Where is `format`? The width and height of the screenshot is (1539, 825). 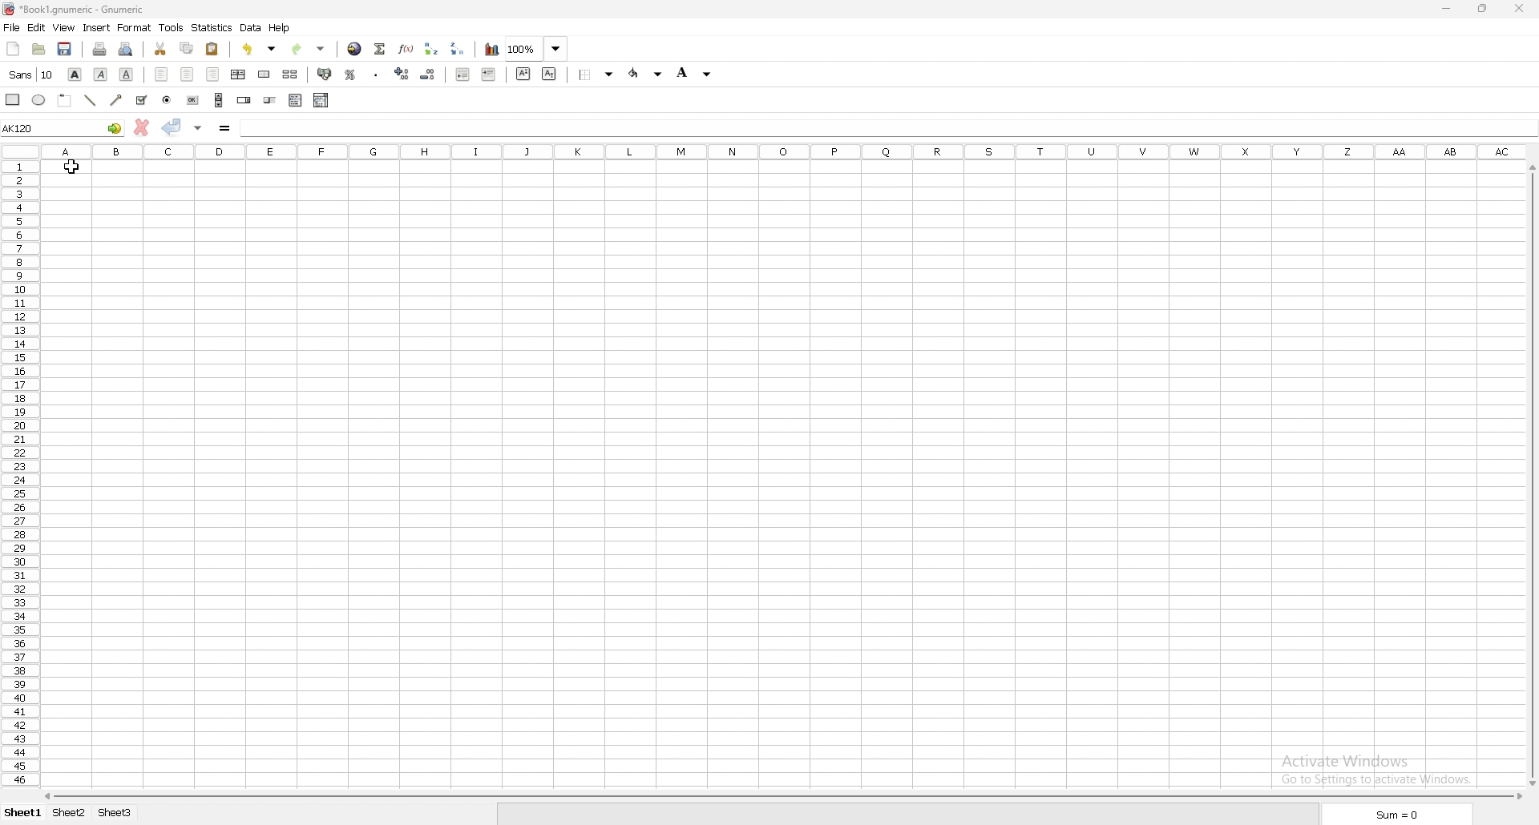 format is located at coordinates (134, 27).